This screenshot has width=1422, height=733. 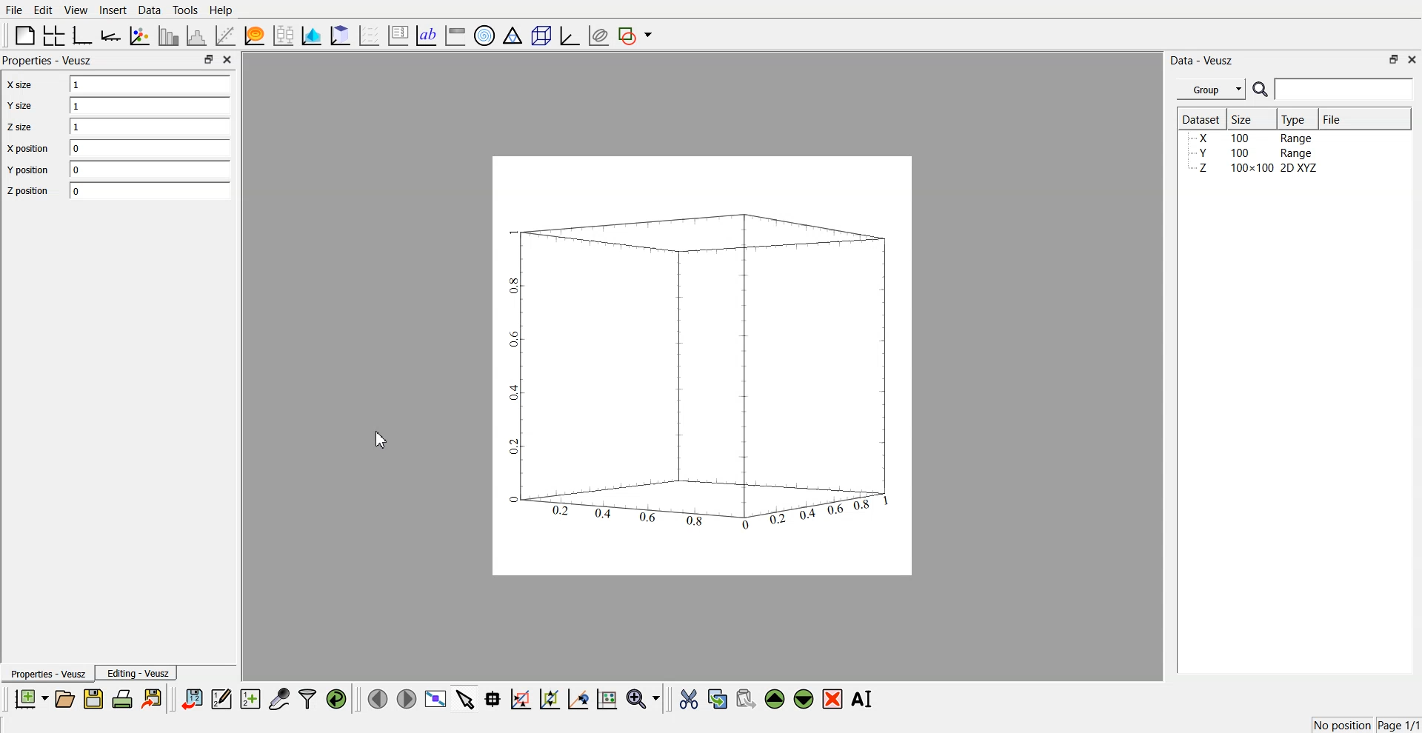 What do you see at coordinates (221, 10) in the screenshot?
I see `Help` at bounding box center [221, 10].